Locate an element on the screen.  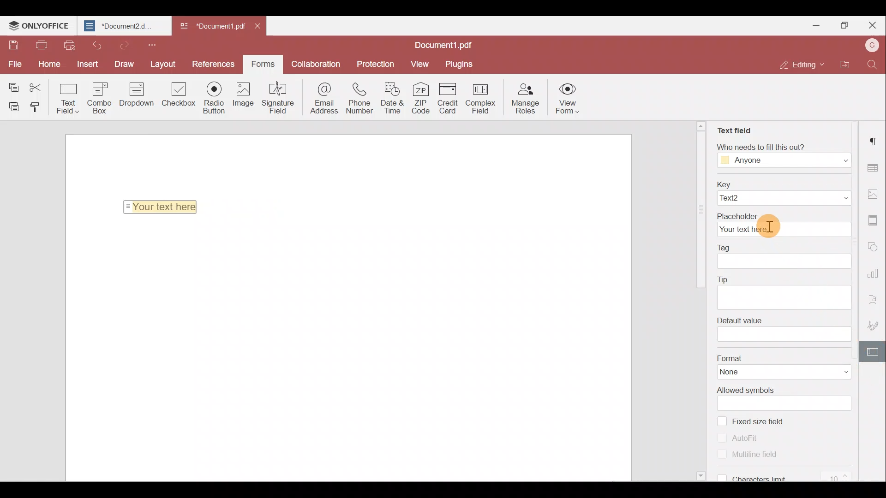
Format is located at coordinates (784, 357).